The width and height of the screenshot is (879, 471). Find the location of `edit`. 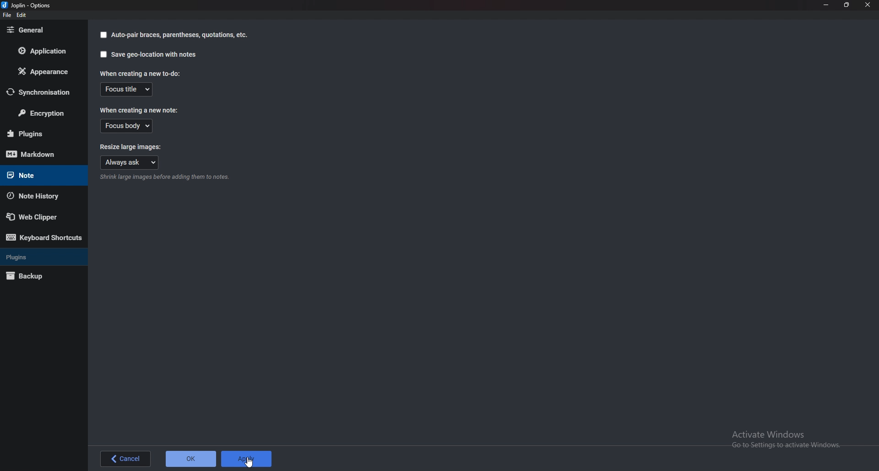

edit is located at coordinates (21, 15).